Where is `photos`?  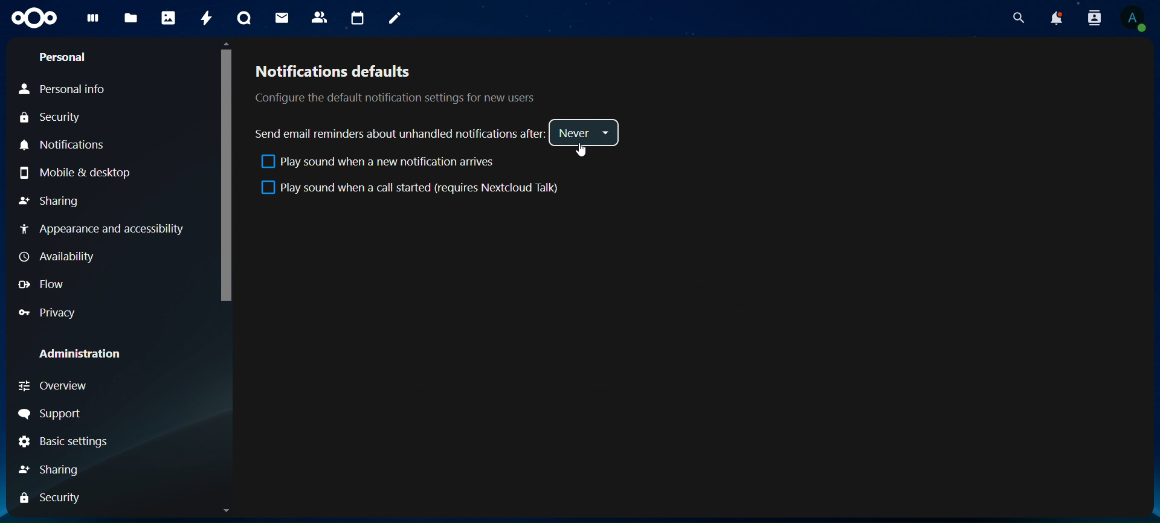
photos is located at coordinates (167, 18).